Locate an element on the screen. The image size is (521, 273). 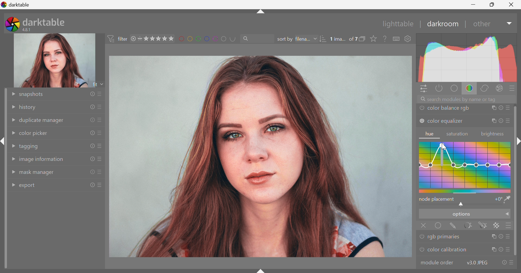
darktable is located at coordinates (20, 5).